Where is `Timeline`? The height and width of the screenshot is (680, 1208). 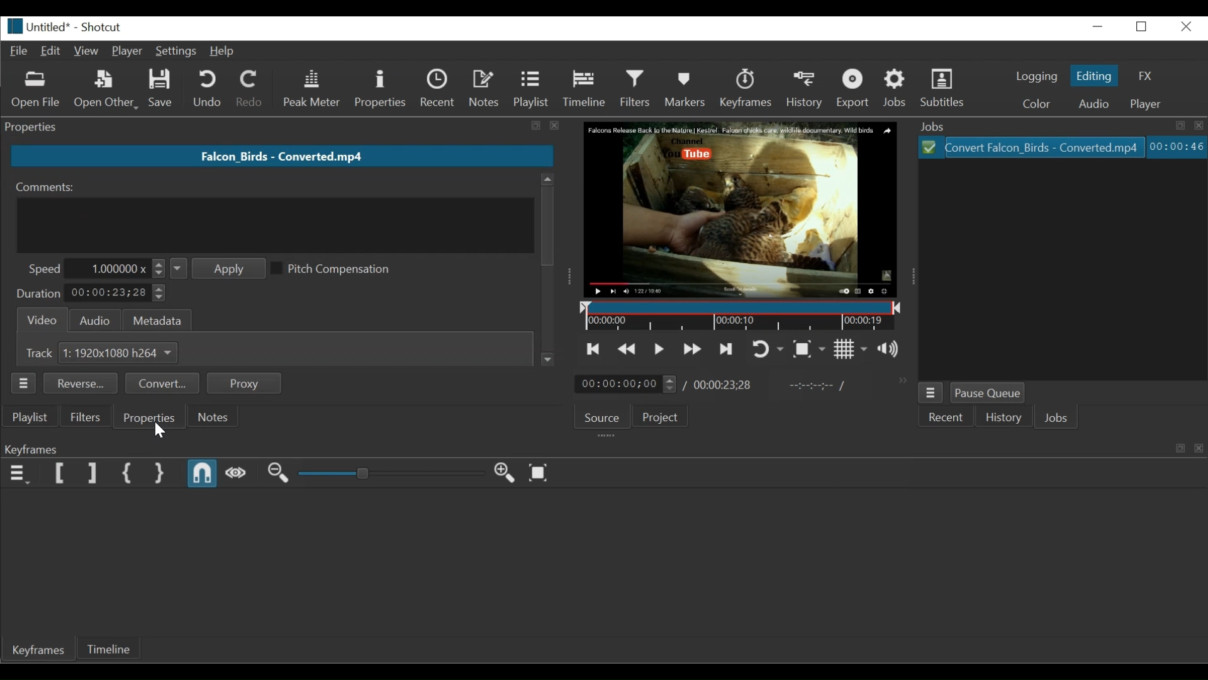
Timeline is located at coordinates (106, 647).